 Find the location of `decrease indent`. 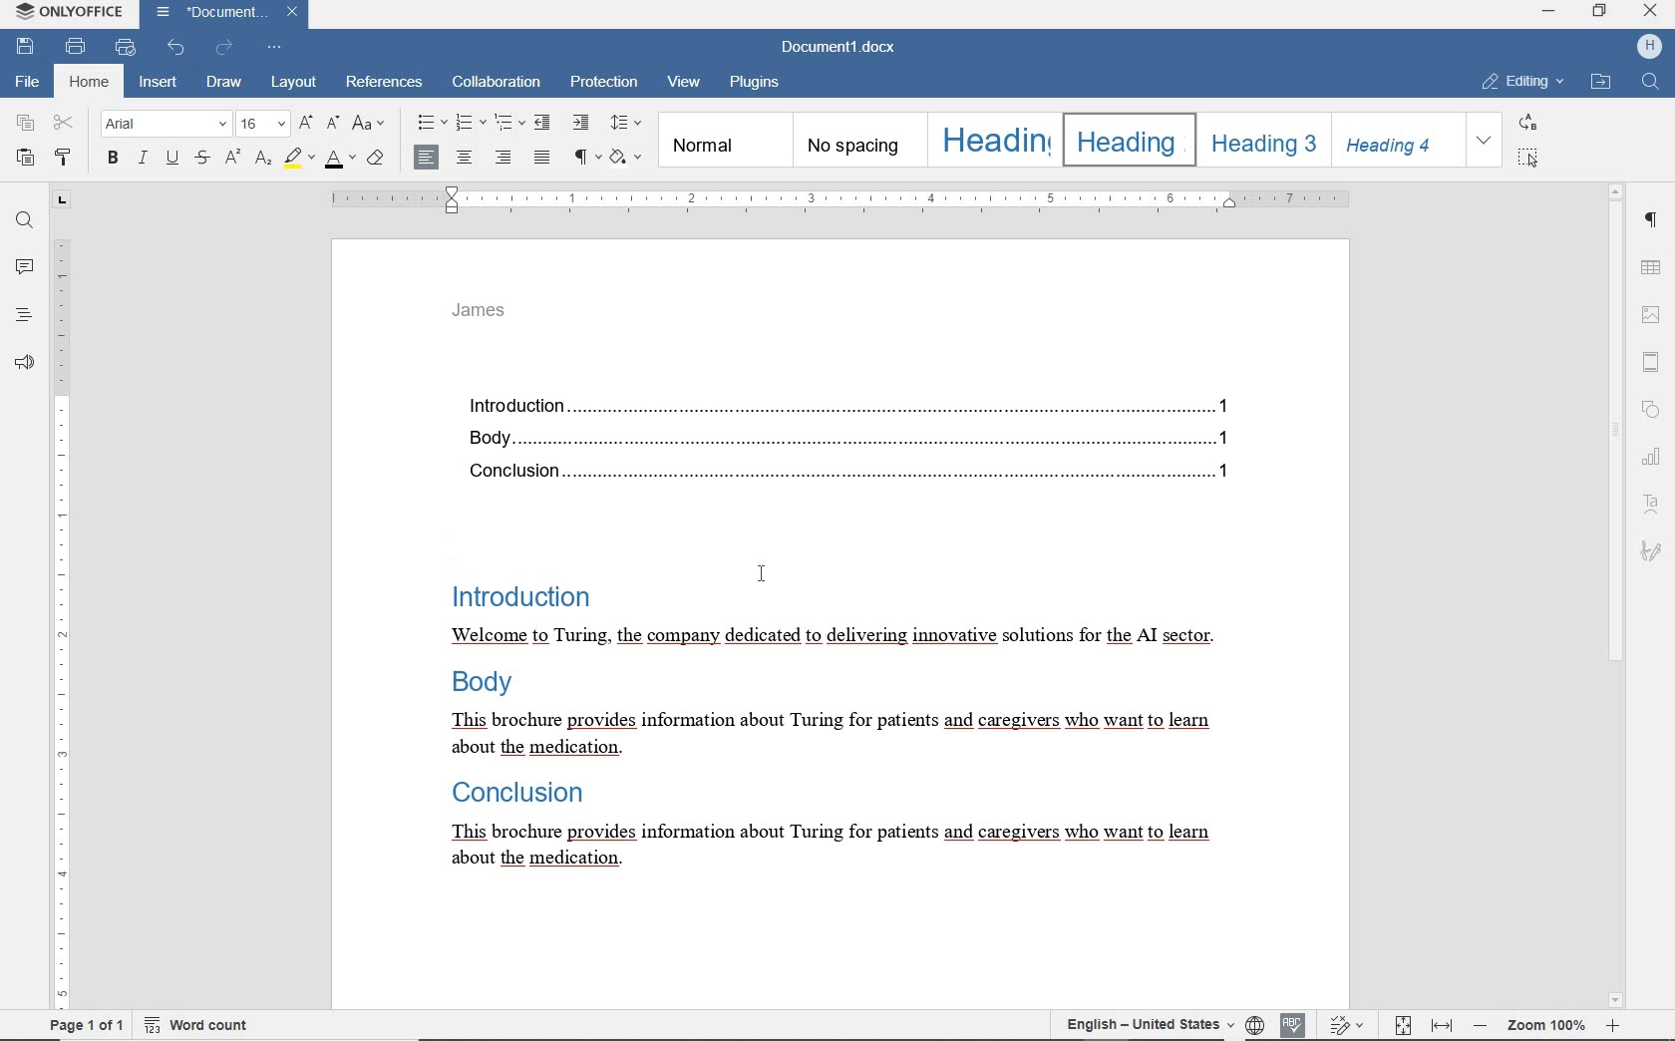

decrease indent is located at coordinates (544, 122).